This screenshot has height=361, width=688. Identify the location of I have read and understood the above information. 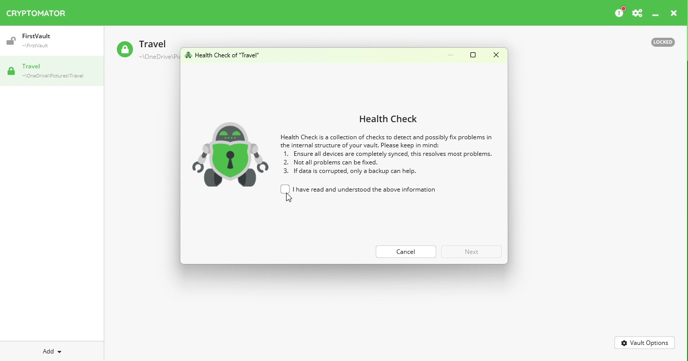
(367, 190).